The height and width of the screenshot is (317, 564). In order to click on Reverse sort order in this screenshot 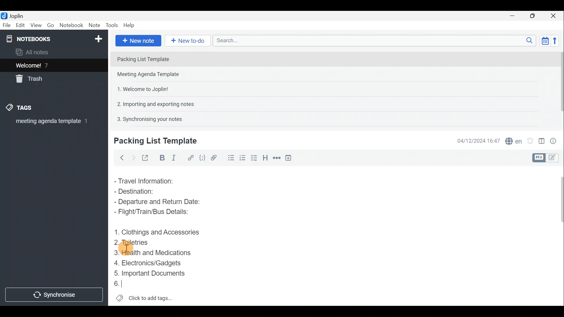, I will do `click(557, 40)`.